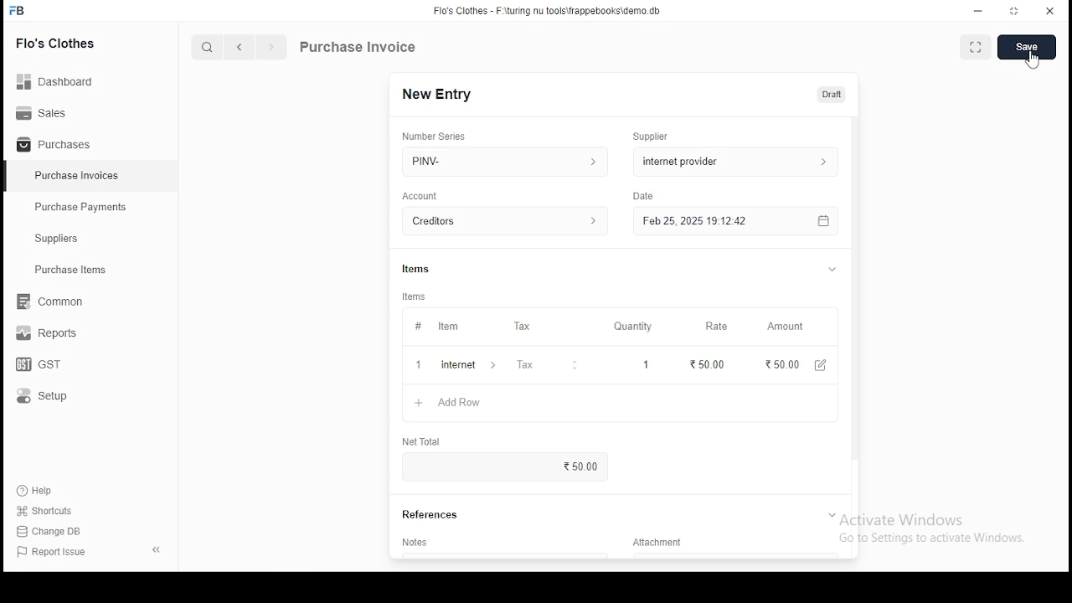 This screenshot has width=1072, height=603. Describe the element at coordinates (80, 176) in the screenshot. I see `Purchase Invoices` at that location.